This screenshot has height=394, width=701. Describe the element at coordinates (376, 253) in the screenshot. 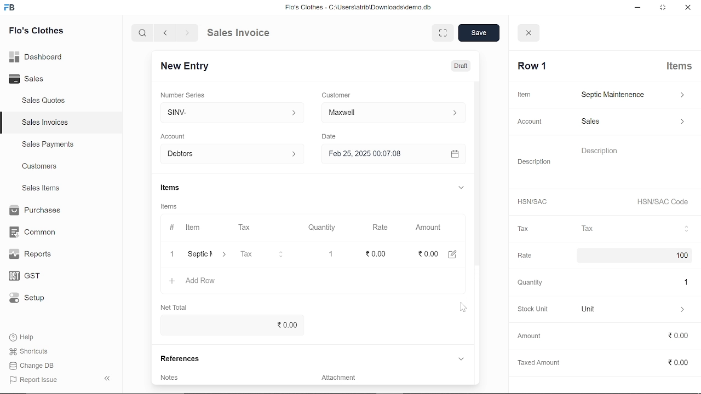

I see `edit rate` at that location.